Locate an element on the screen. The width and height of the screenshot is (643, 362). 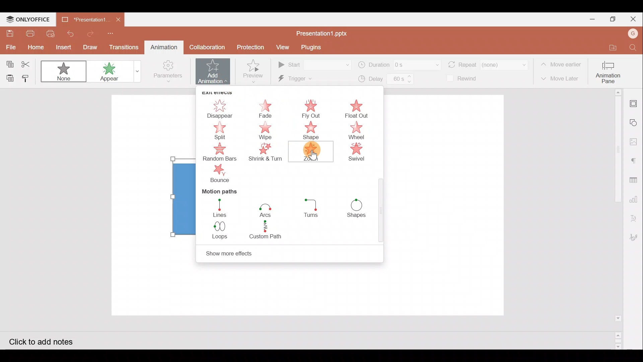
Copy style is located at coordinates (29, 77).